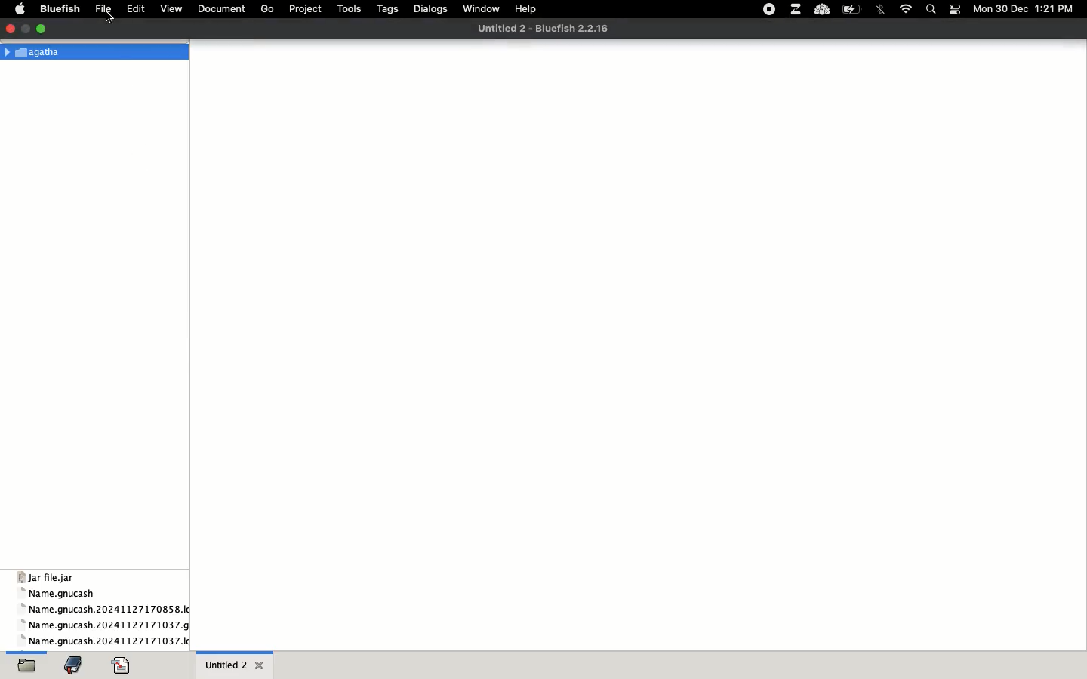 This screenshot has height=679, width=1087. I want to click on document , so click(226, 9).